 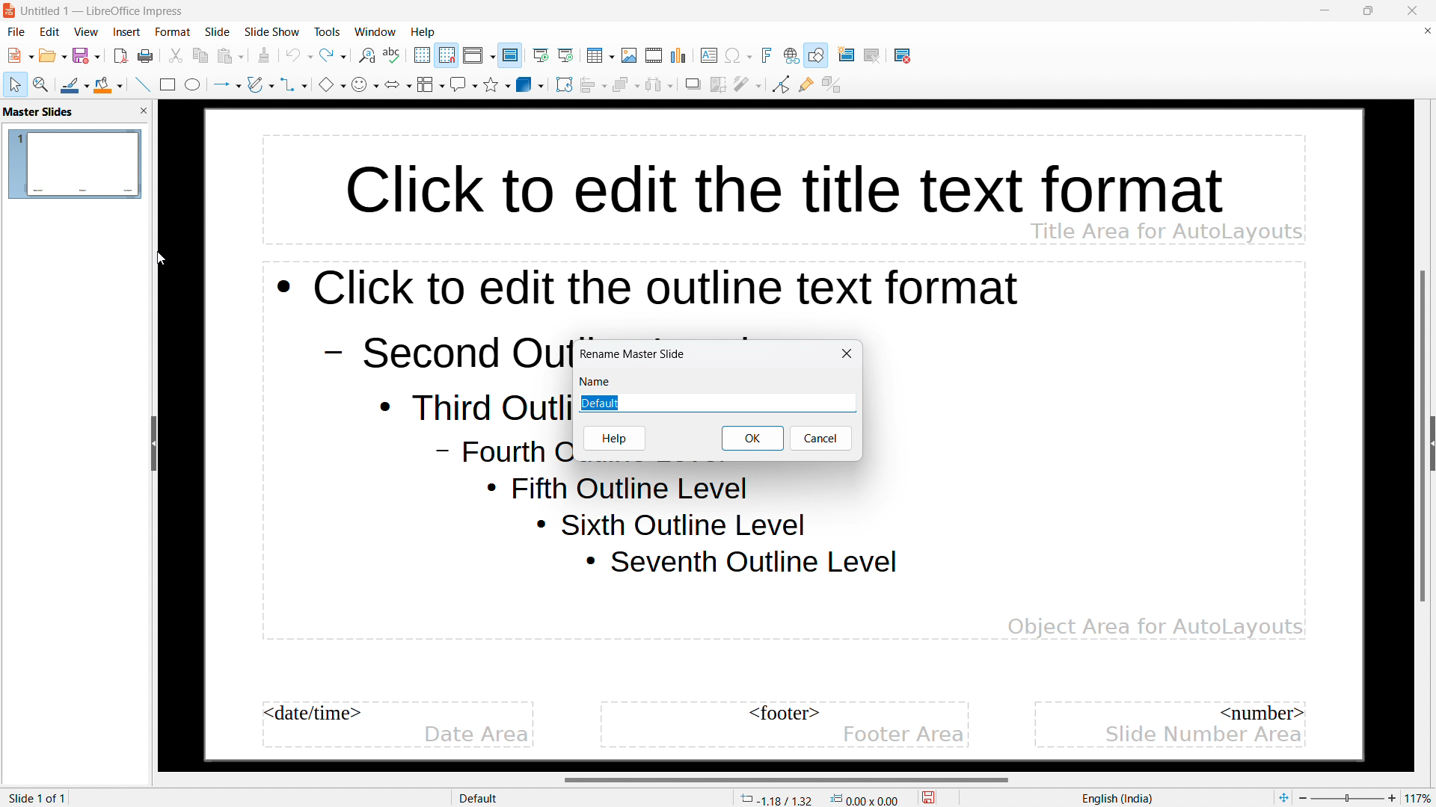 What do you see at coordinates (904, 734) in the screenshot?
I see `footer area` at bounding box center [904, 734].